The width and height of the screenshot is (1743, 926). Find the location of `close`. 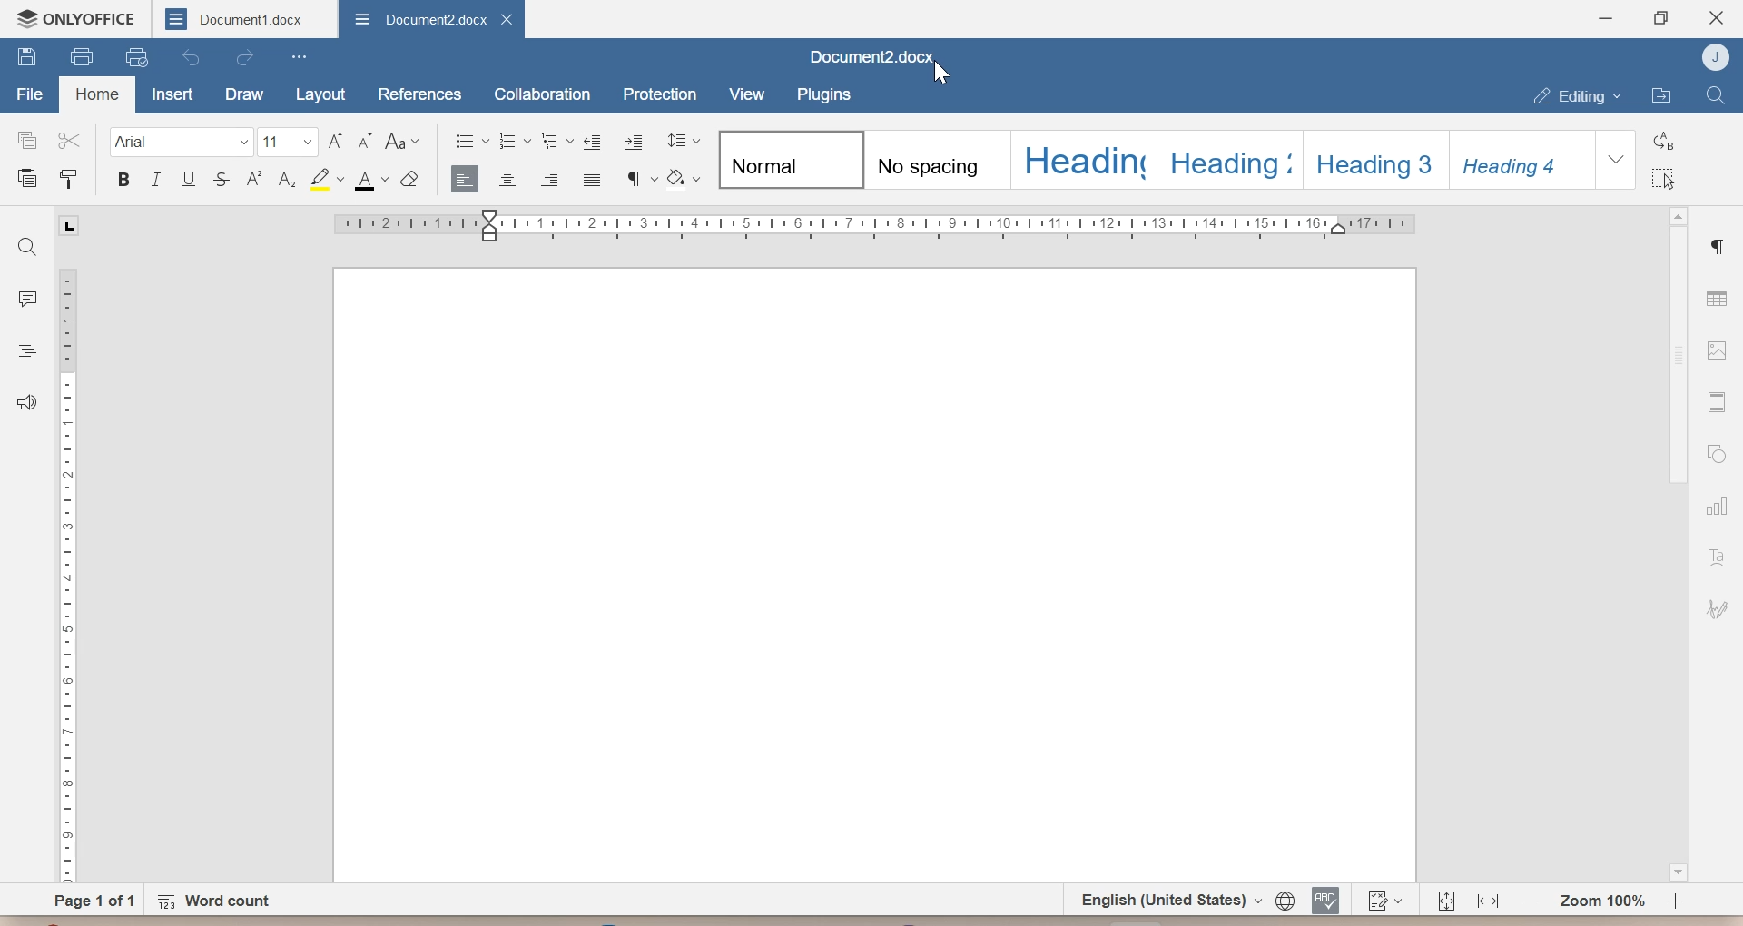

close is located at coordinates (511, 19).